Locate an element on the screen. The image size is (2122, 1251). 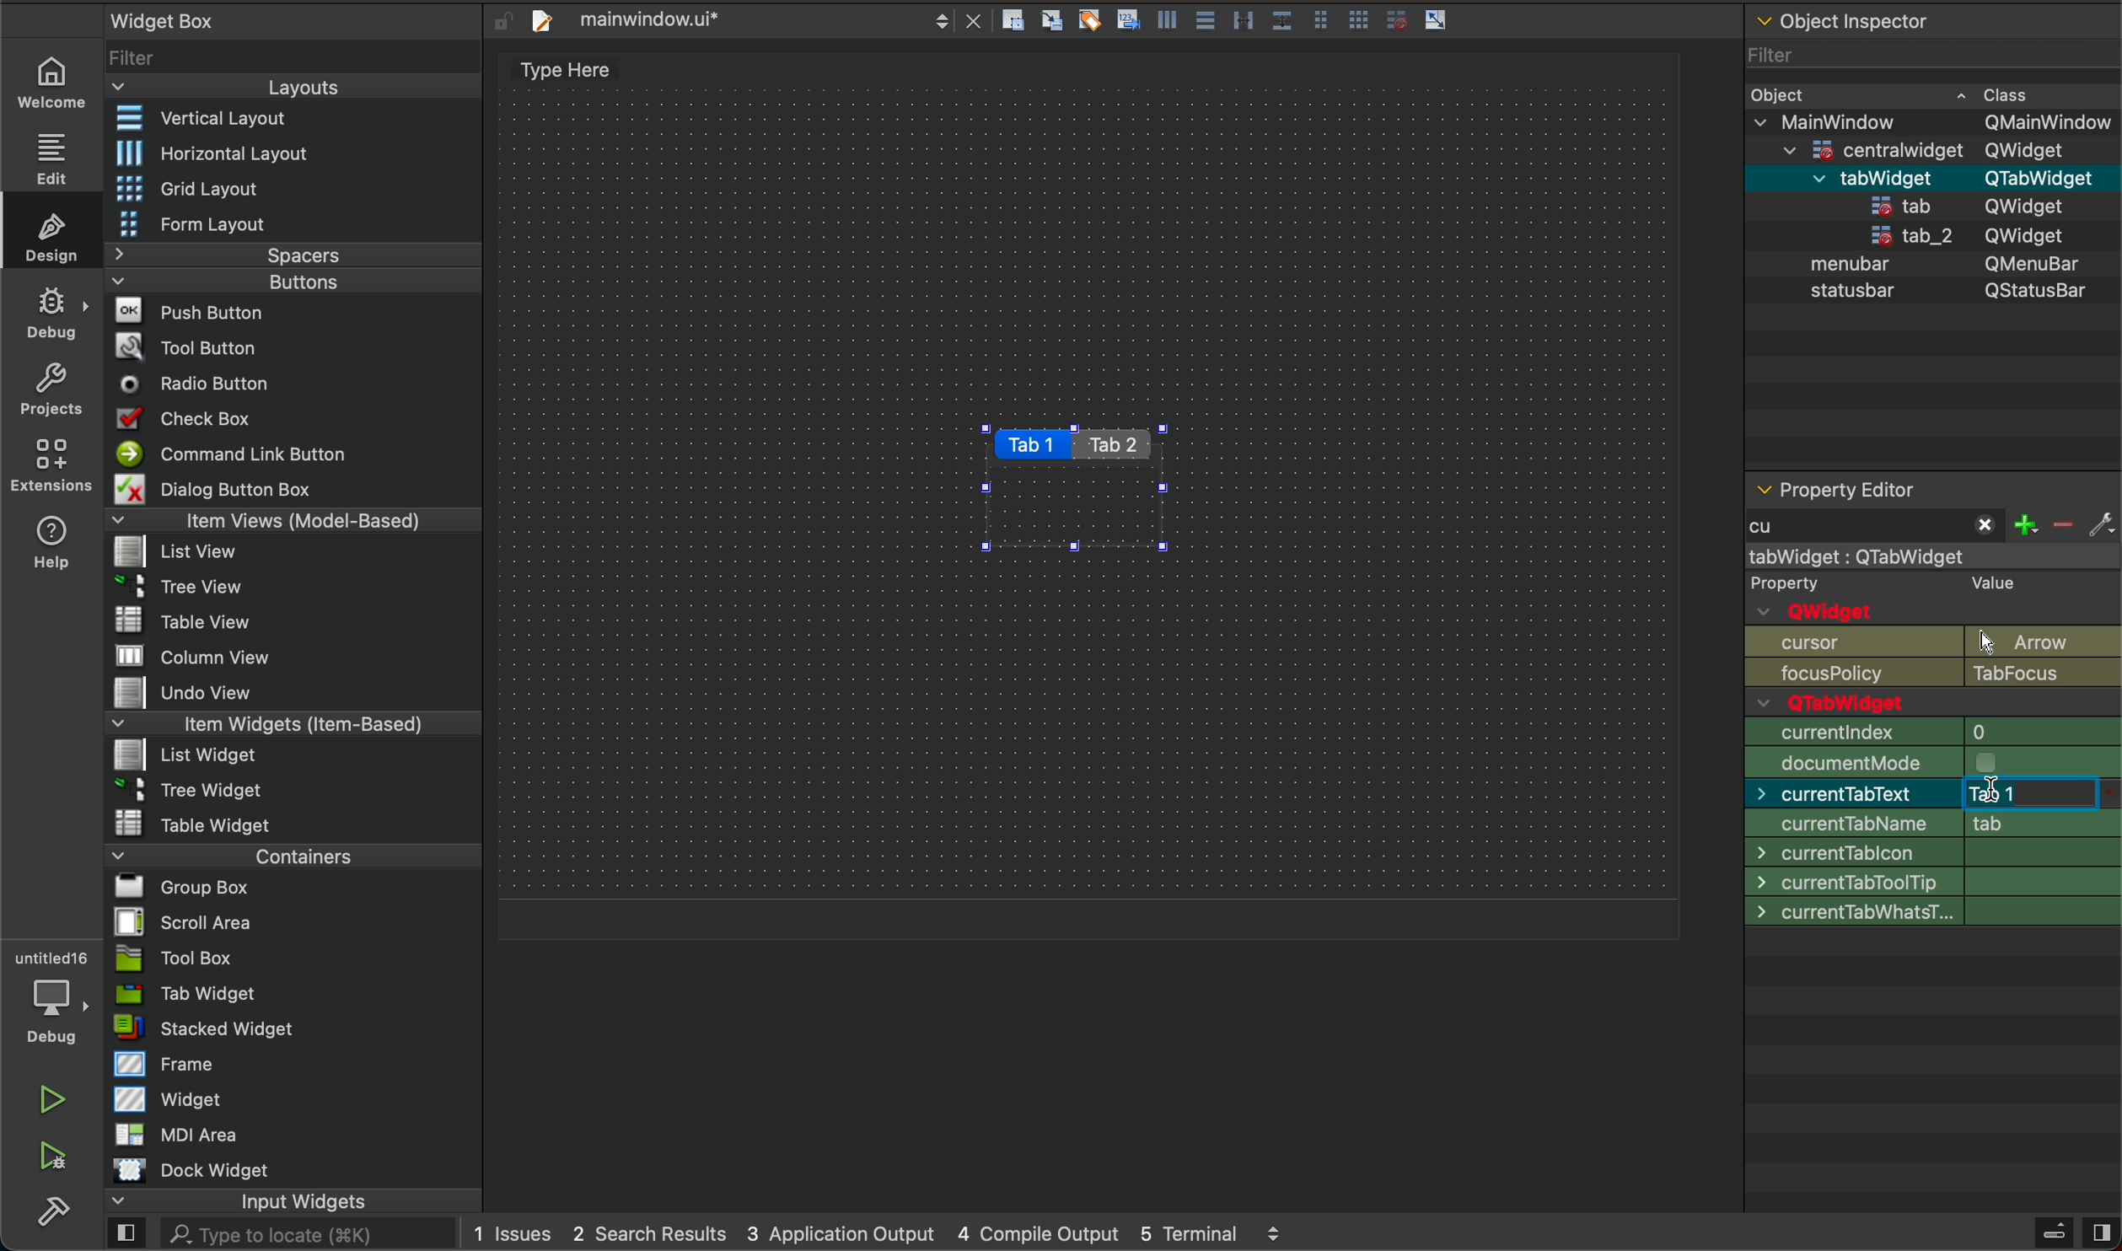
Vertical Layout is located at coordinates (197, 115).